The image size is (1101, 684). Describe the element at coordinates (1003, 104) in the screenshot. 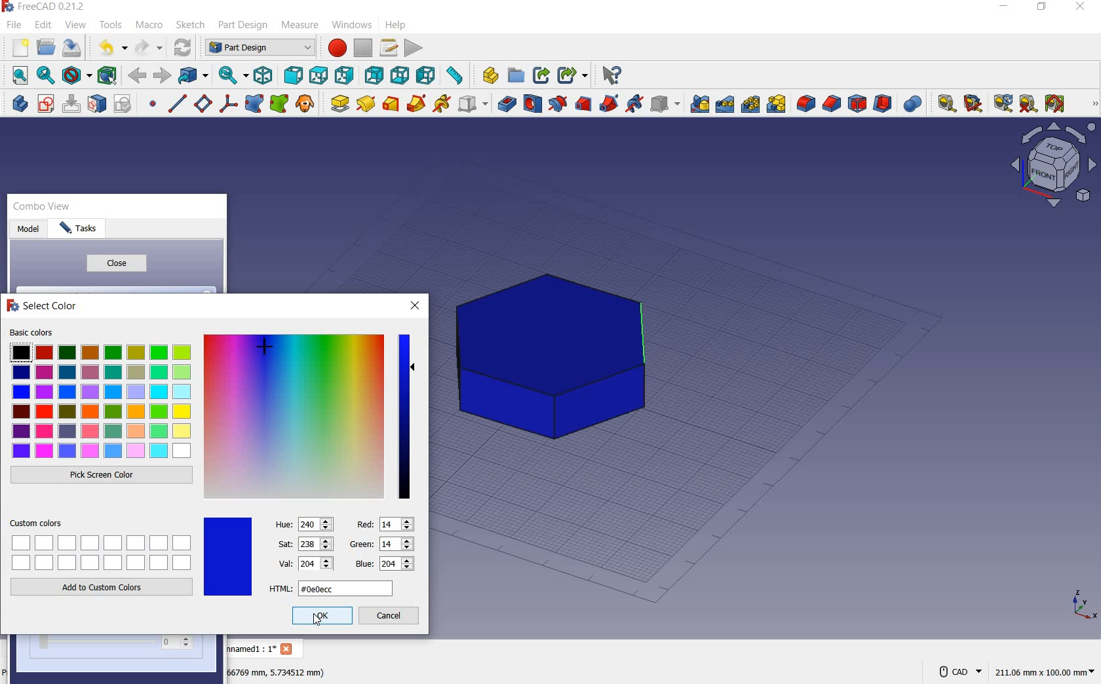

I see `refresh` at that location.